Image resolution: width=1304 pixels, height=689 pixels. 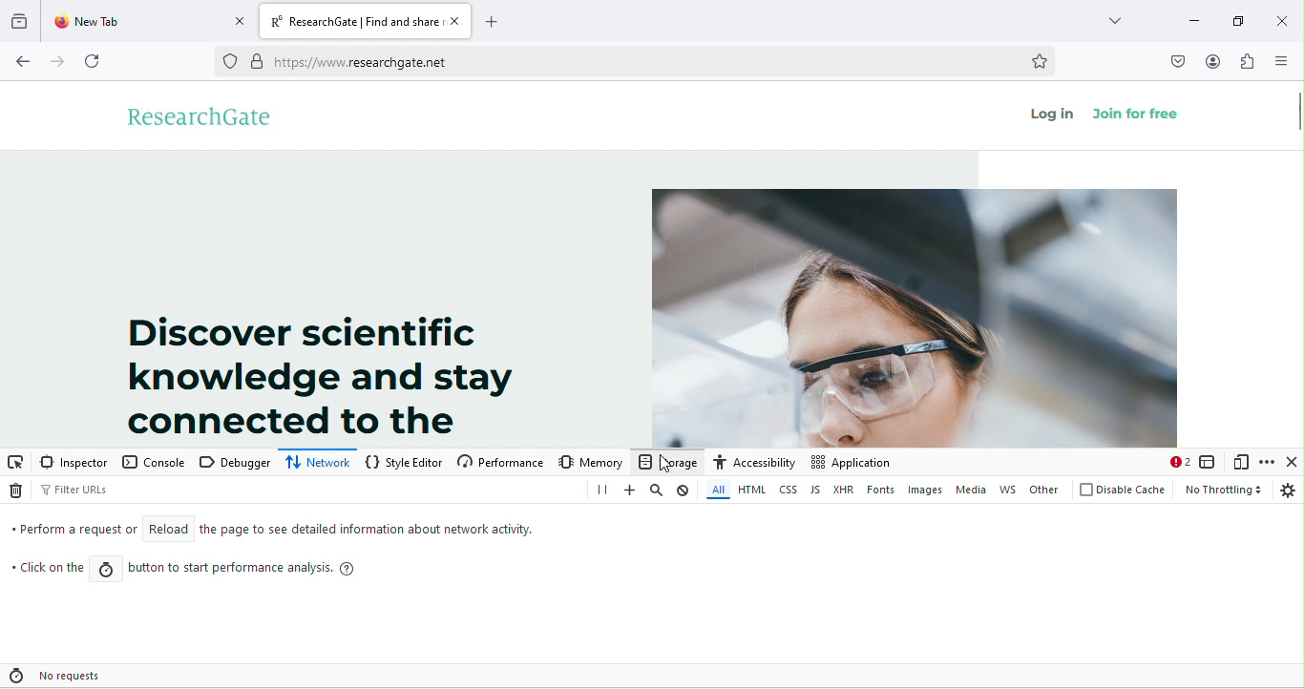 I want to click on settings, so click(x=1287, y=491).